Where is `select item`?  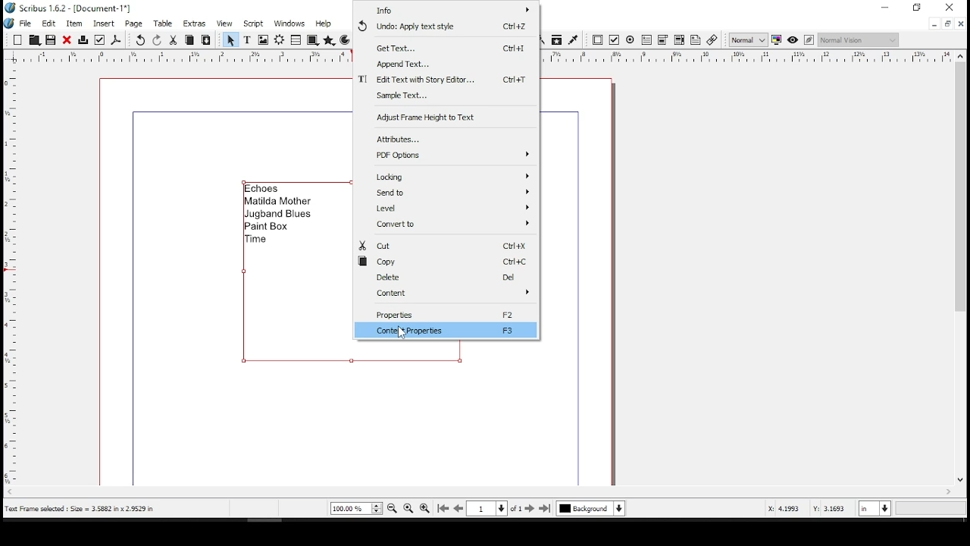 select item is located at coordinates (230, 39).